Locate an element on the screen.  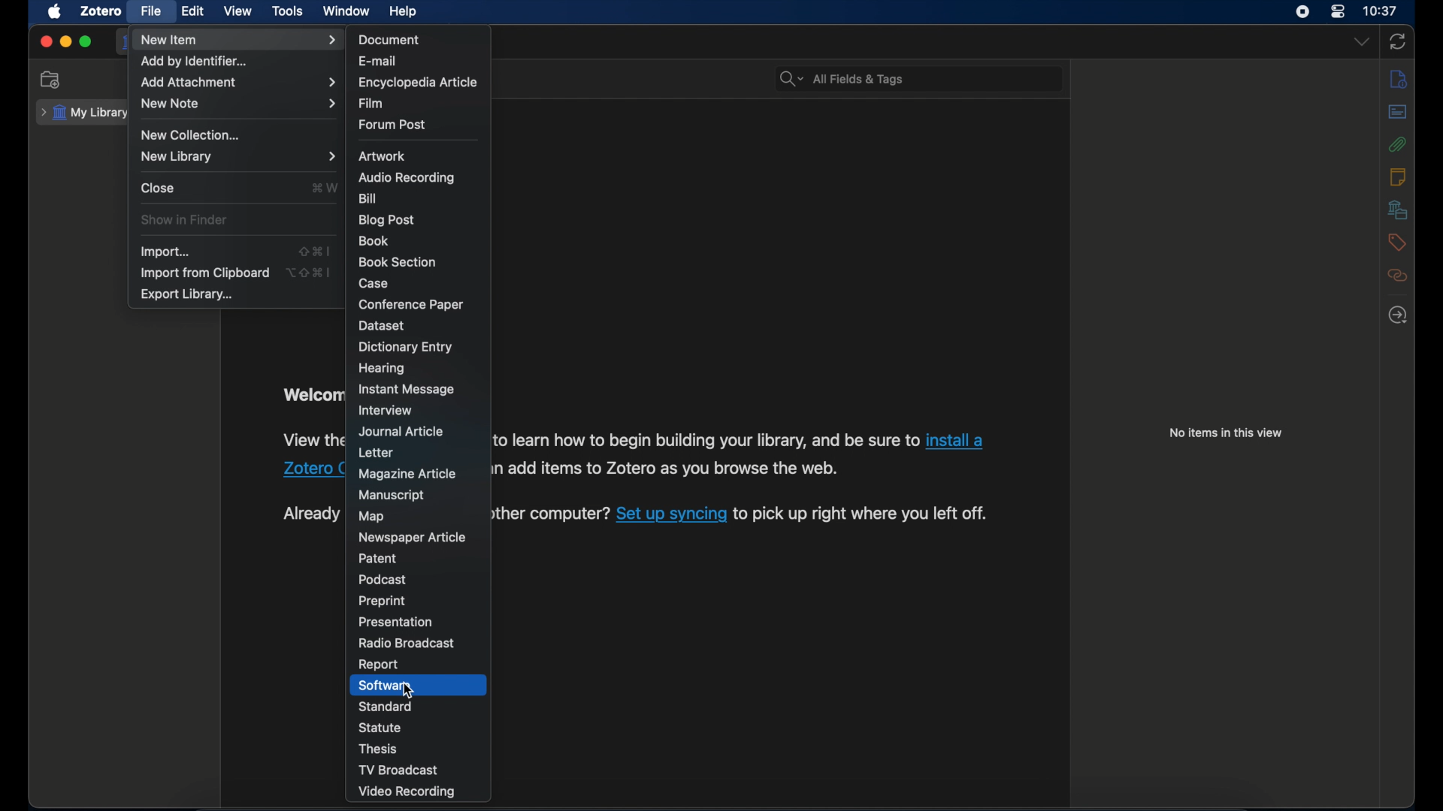
software information is located at coordinates (552, 513).